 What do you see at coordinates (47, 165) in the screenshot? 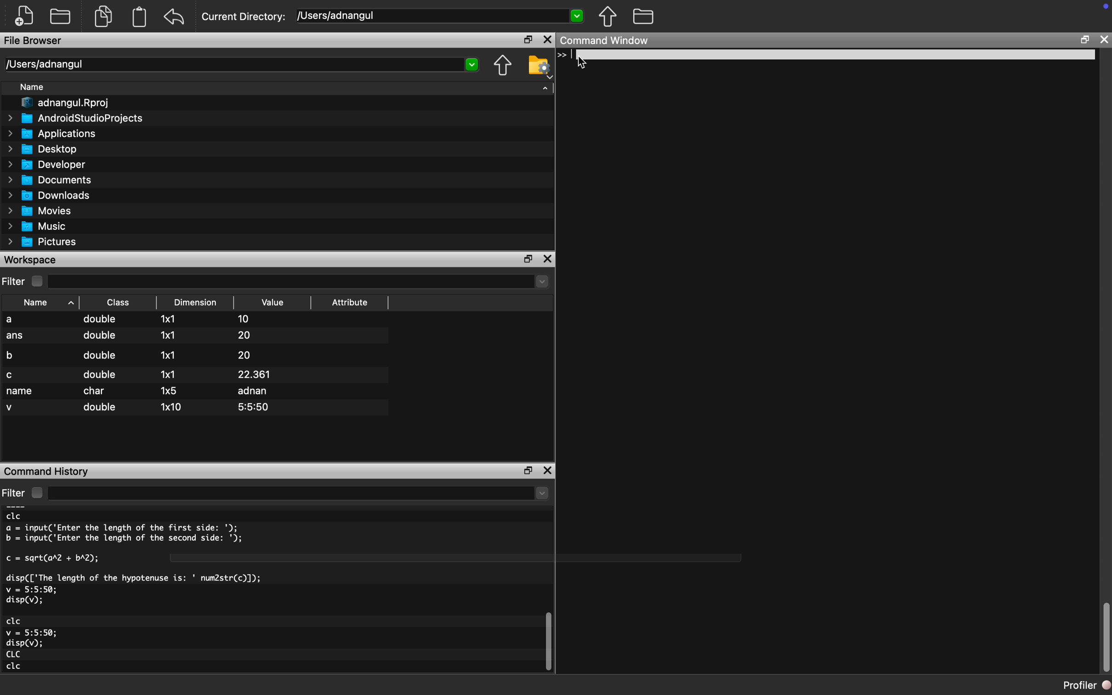
I see `> [3 Developer` at bounding box center [47, 165].